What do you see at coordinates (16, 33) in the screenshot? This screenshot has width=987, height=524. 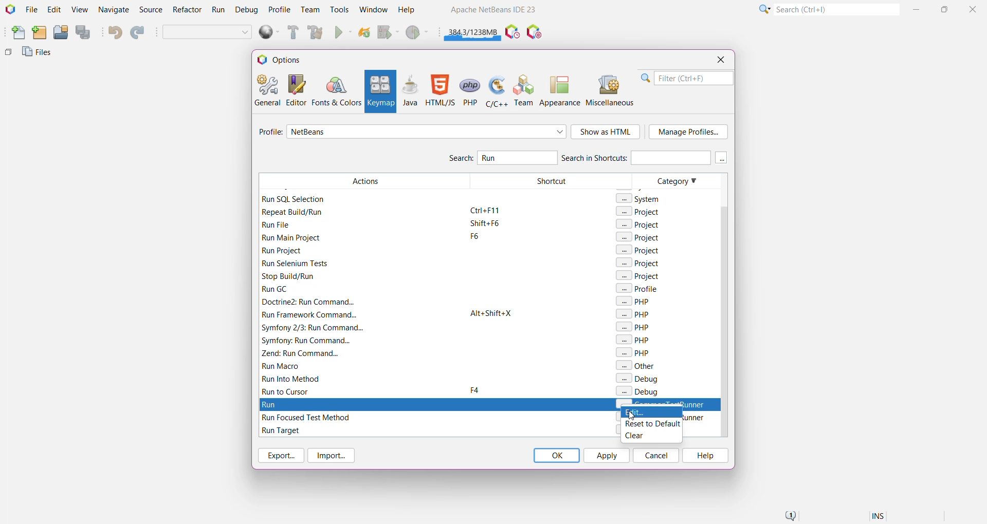 I see `New File` at bounding box center [16, 33].